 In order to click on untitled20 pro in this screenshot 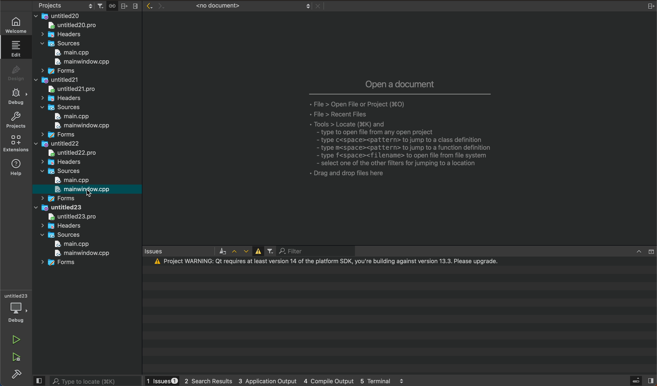, I will do `click(75, 26)`.